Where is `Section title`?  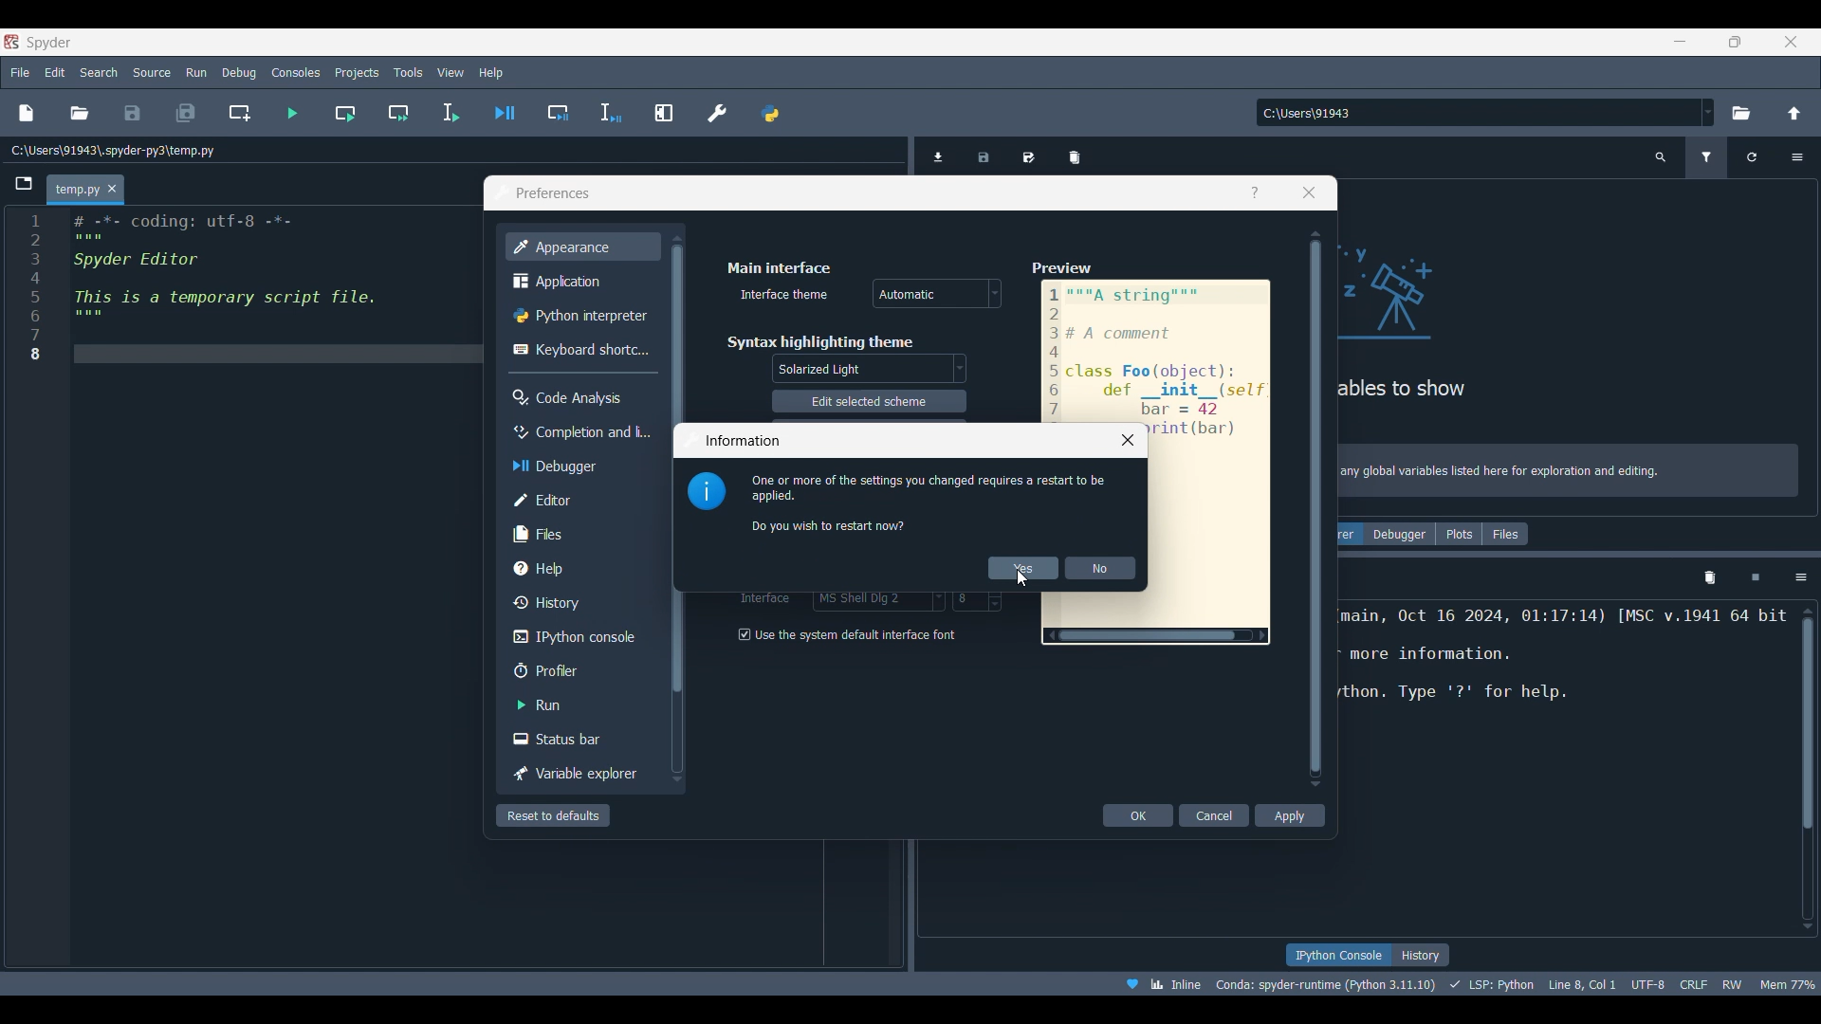 Section title is located at coordinates (781, 267).